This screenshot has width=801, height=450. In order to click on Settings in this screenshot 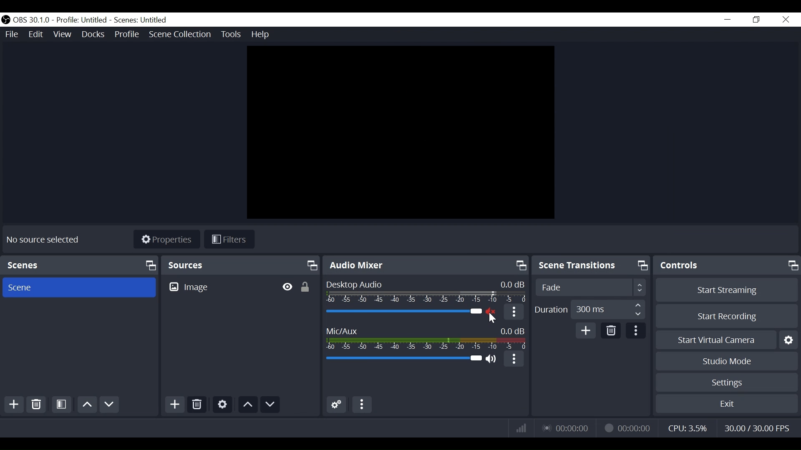, I will do `click(222, 404)`.